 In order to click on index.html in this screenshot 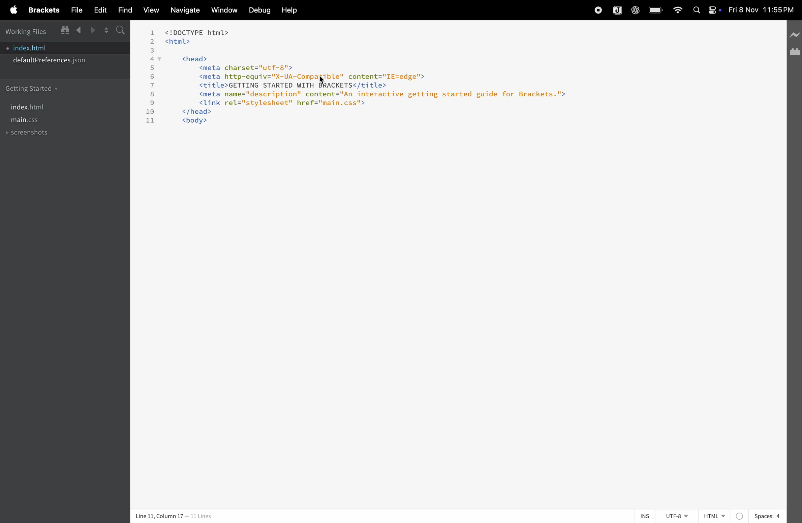, I will do `click(39, 47)`.